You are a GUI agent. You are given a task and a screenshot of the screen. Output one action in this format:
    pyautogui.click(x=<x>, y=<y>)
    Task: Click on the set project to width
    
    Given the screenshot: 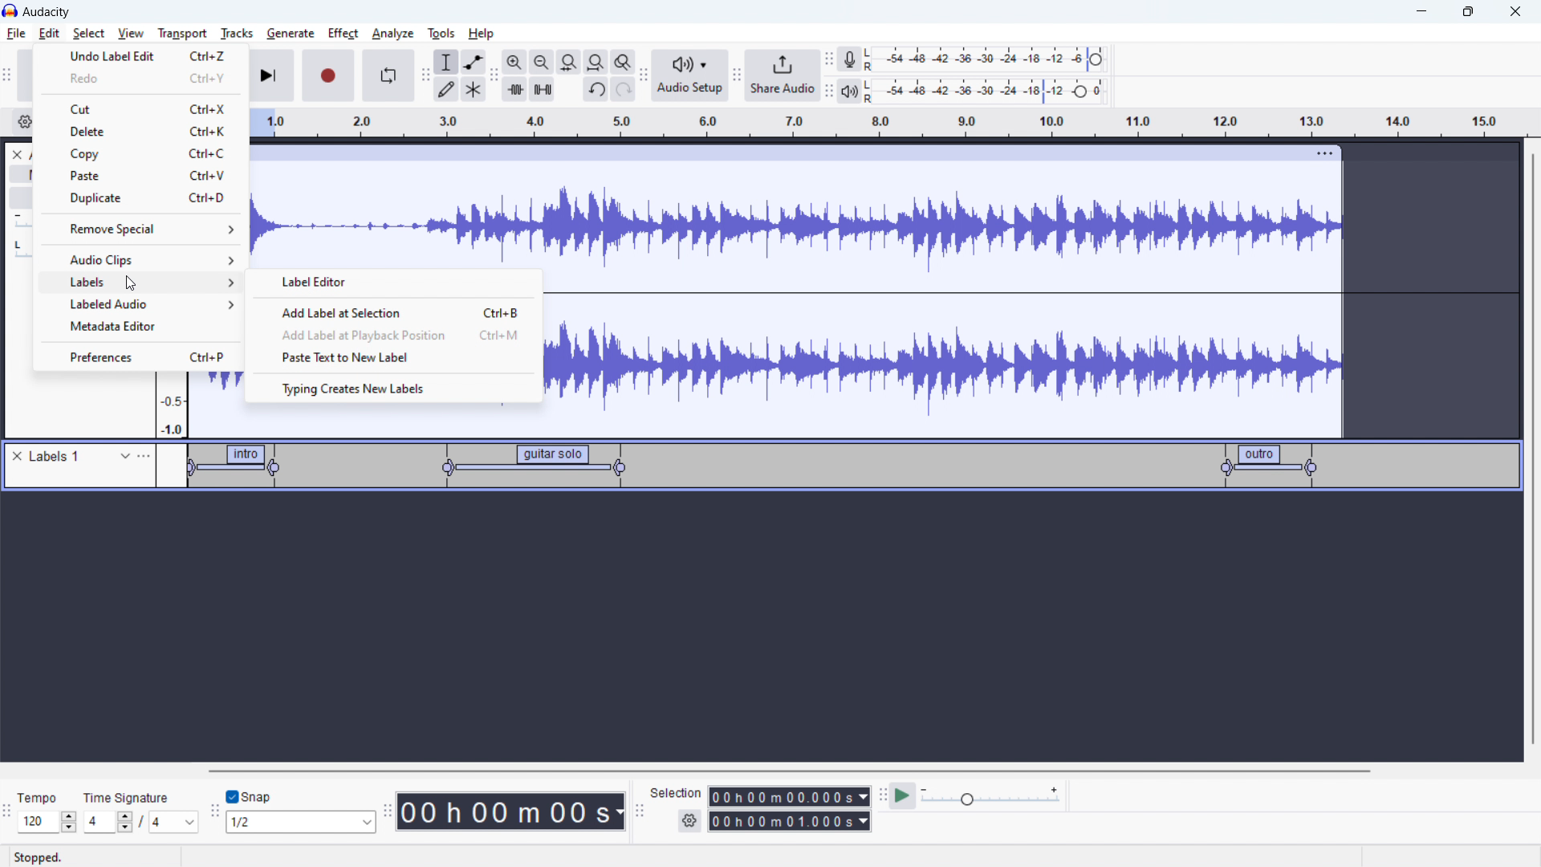 What is the action you would take?
    pyautogui.click(x=596, y=62)
    